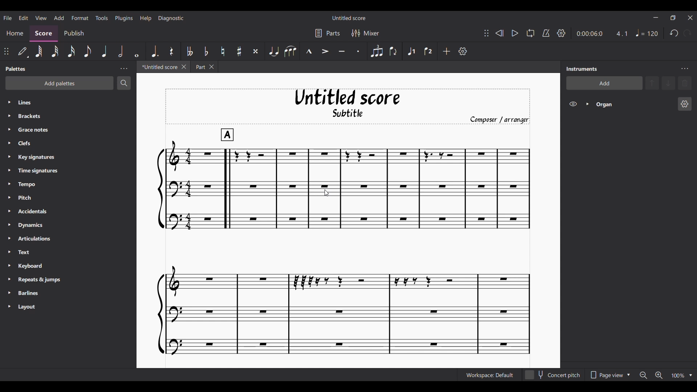 The height and width of the screenshot is (392, 697). I want to click on Flip direction, so click(394, 52).